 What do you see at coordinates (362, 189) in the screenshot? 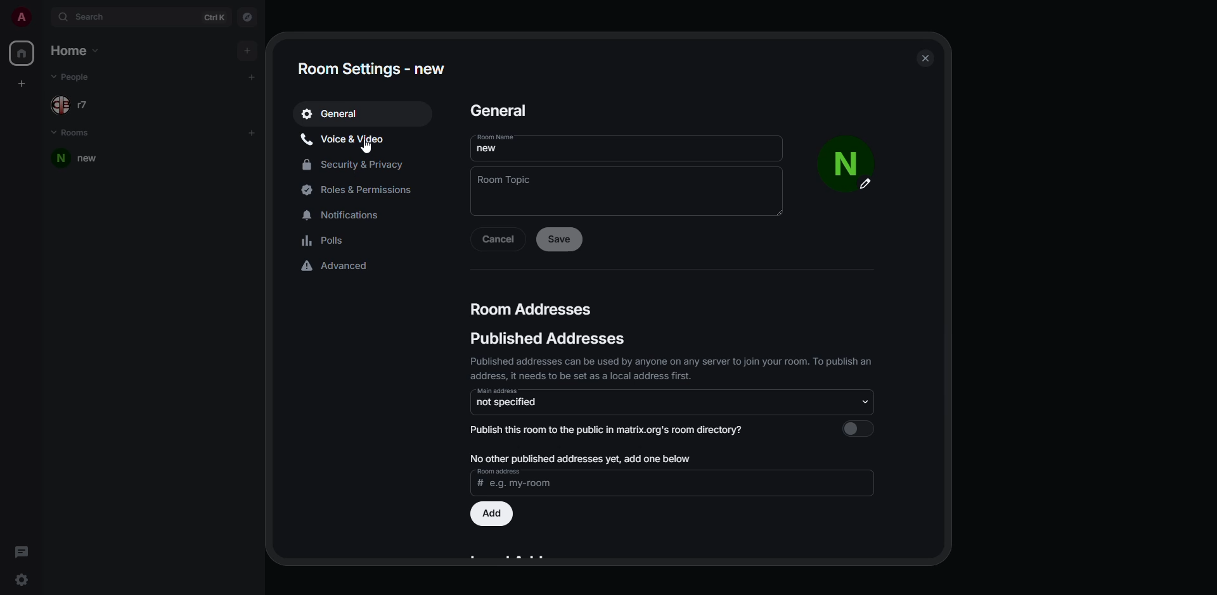
I see `roles & permissions` at bounding box center [362, 189].